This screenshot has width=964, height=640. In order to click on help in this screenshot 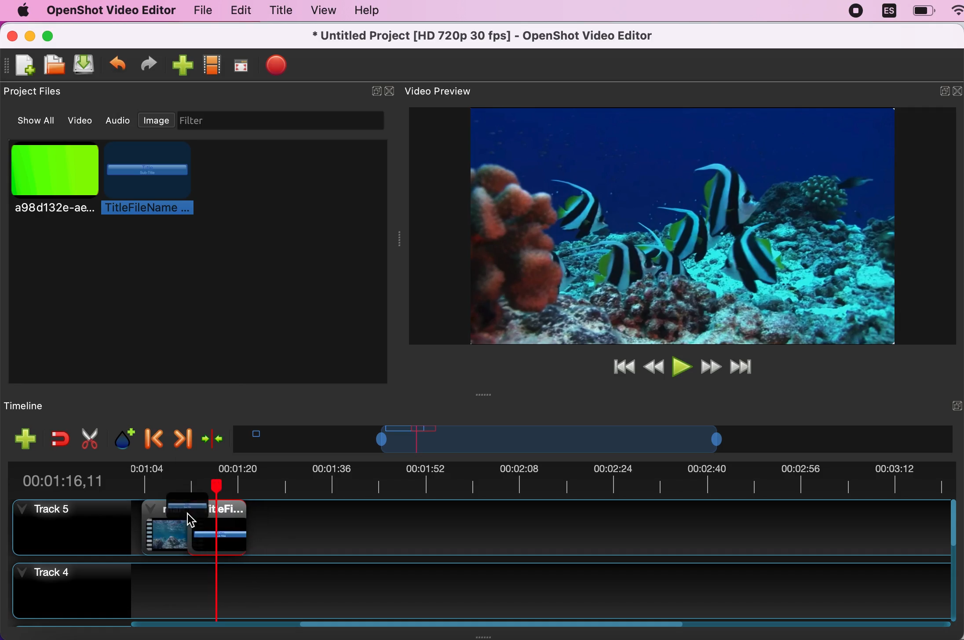, I will do `click(375, 11)`.